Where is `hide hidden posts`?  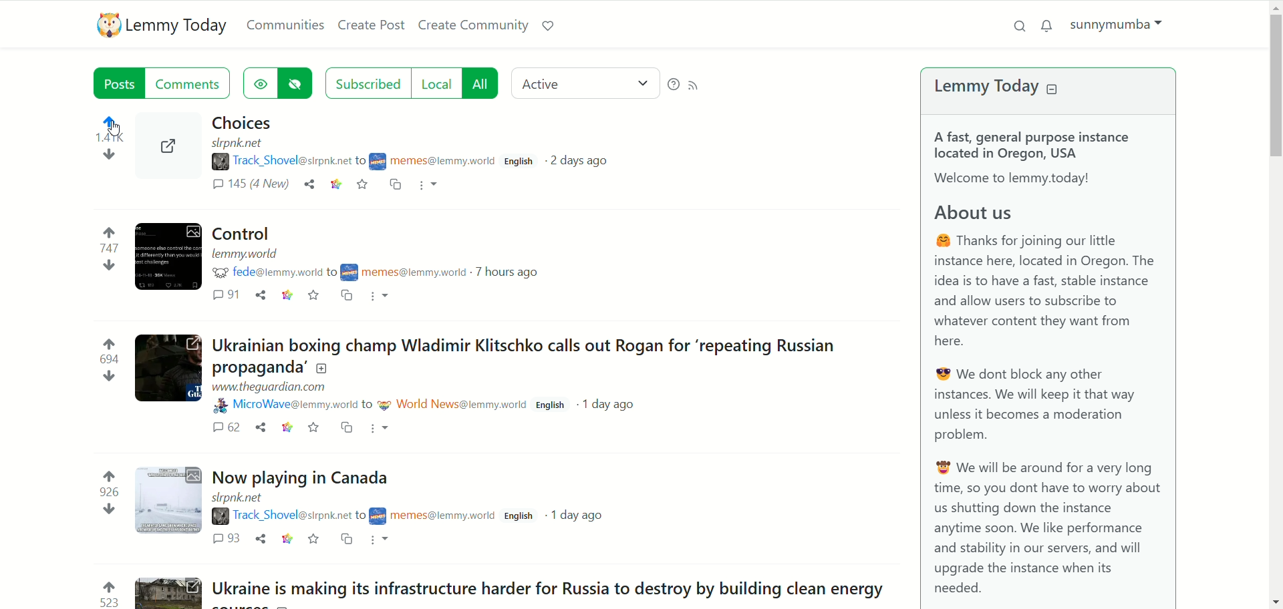
hide hidden posts is located at coordinates (297, 83).